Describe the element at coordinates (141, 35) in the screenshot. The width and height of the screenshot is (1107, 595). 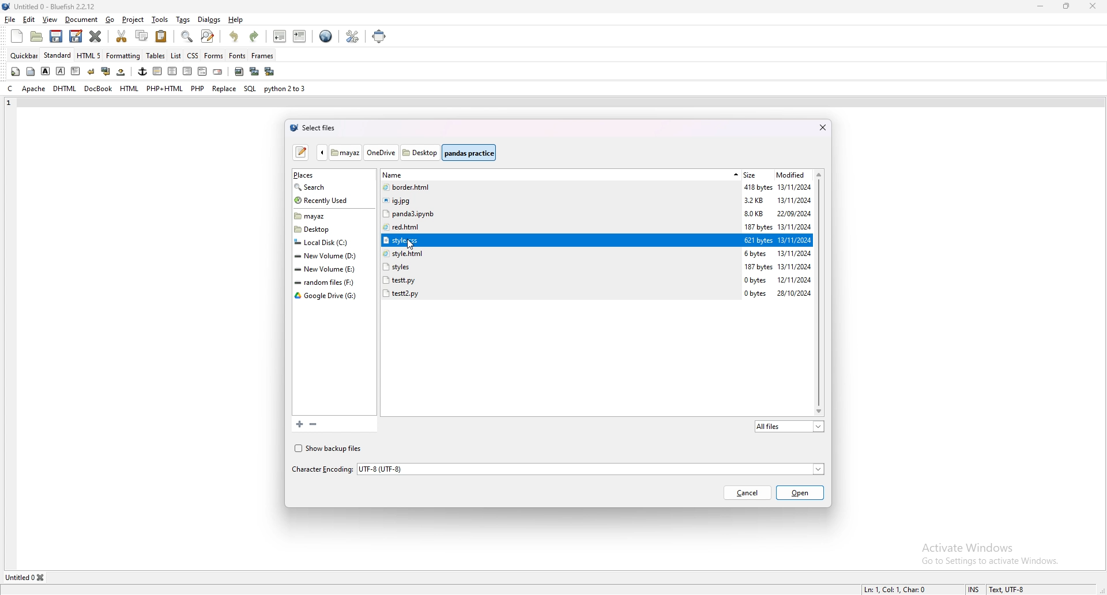
I see `copy` at that location.